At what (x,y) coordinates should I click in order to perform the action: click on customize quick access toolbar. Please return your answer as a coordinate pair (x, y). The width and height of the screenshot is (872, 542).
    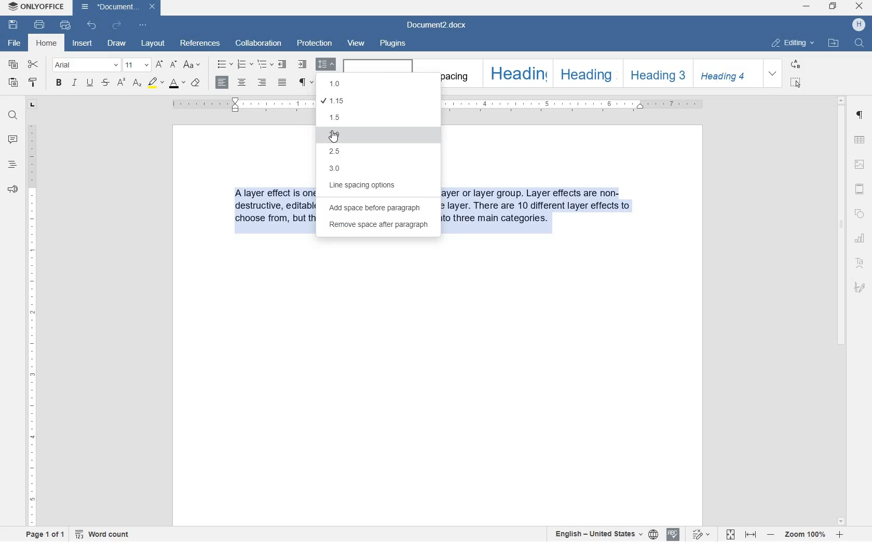
    Looking at the image, I should click on (143, 26).